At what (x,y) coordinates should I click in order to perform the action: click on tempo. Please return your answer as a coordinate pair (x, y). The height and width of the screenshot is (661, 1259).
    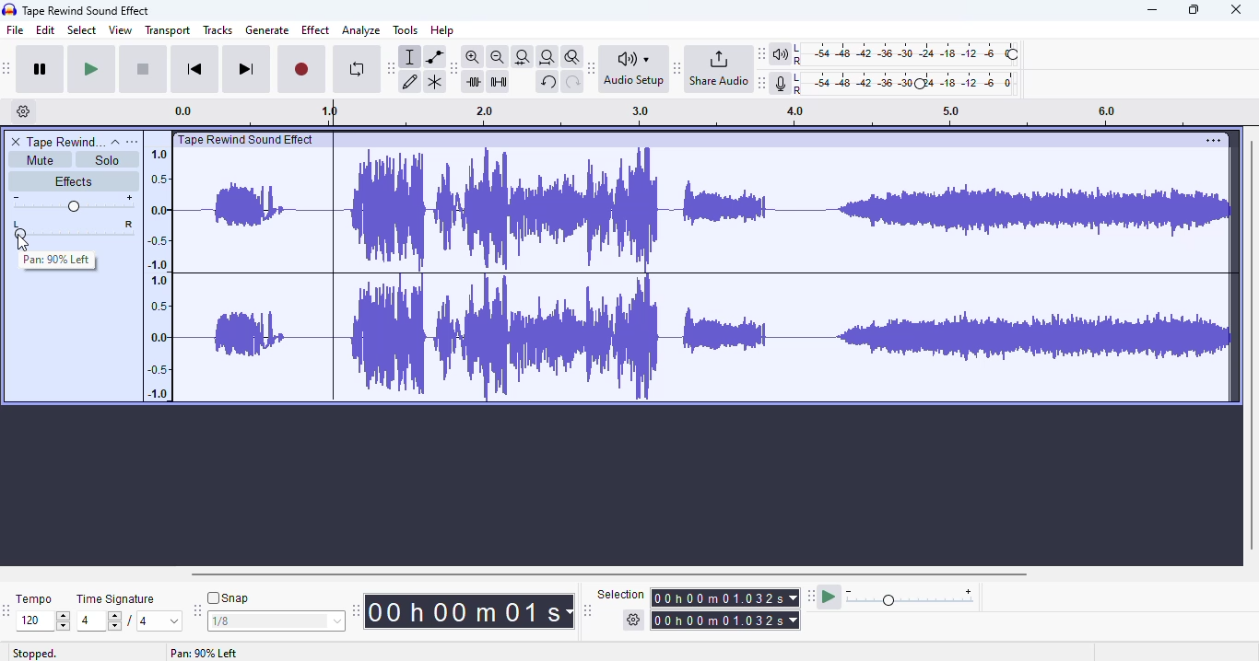
    Looking at the image, I should click on (33, 598).